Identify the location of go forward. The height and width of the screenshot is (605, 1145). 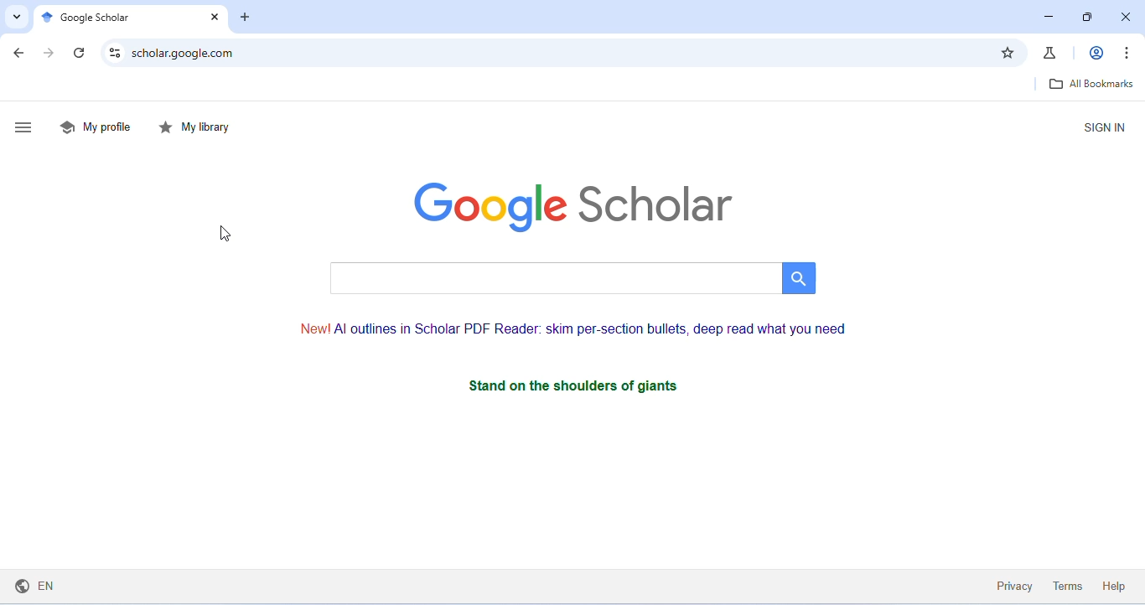
(53, 54).